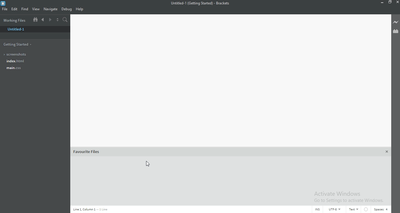  Describe the element at coordinates (202, 3) in the screenshot. I see `file name` at that location.